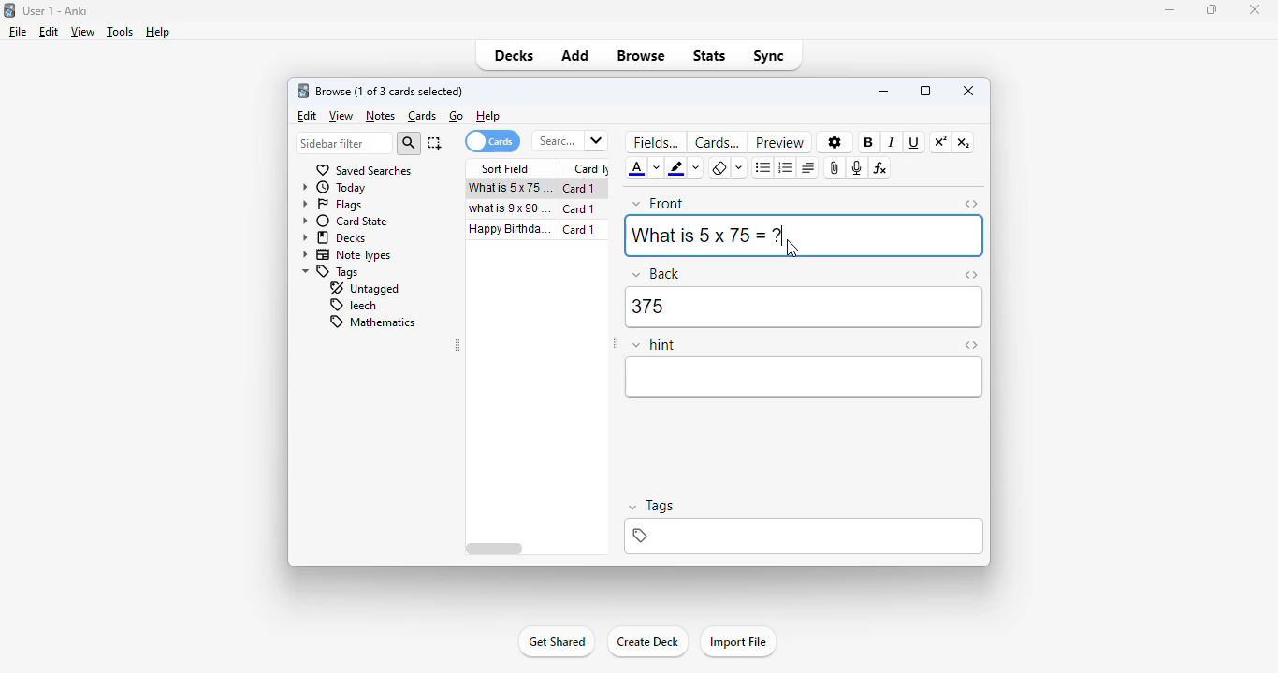  What do you see at coordinates (331, 273) in the screenshot?
I see `tags` at bounding box center [331, 273].